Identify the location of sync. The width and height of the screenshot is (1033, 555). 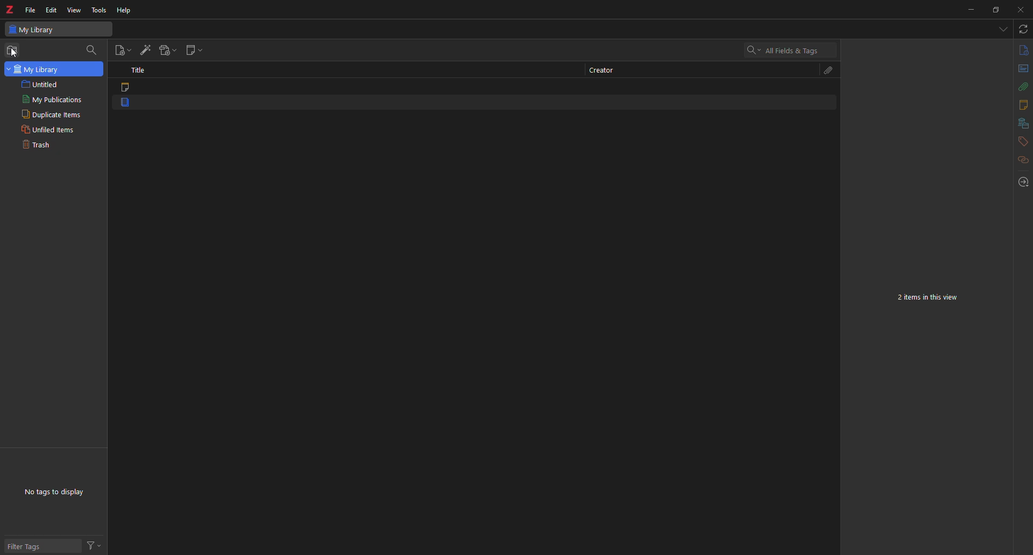
(1022, 30).